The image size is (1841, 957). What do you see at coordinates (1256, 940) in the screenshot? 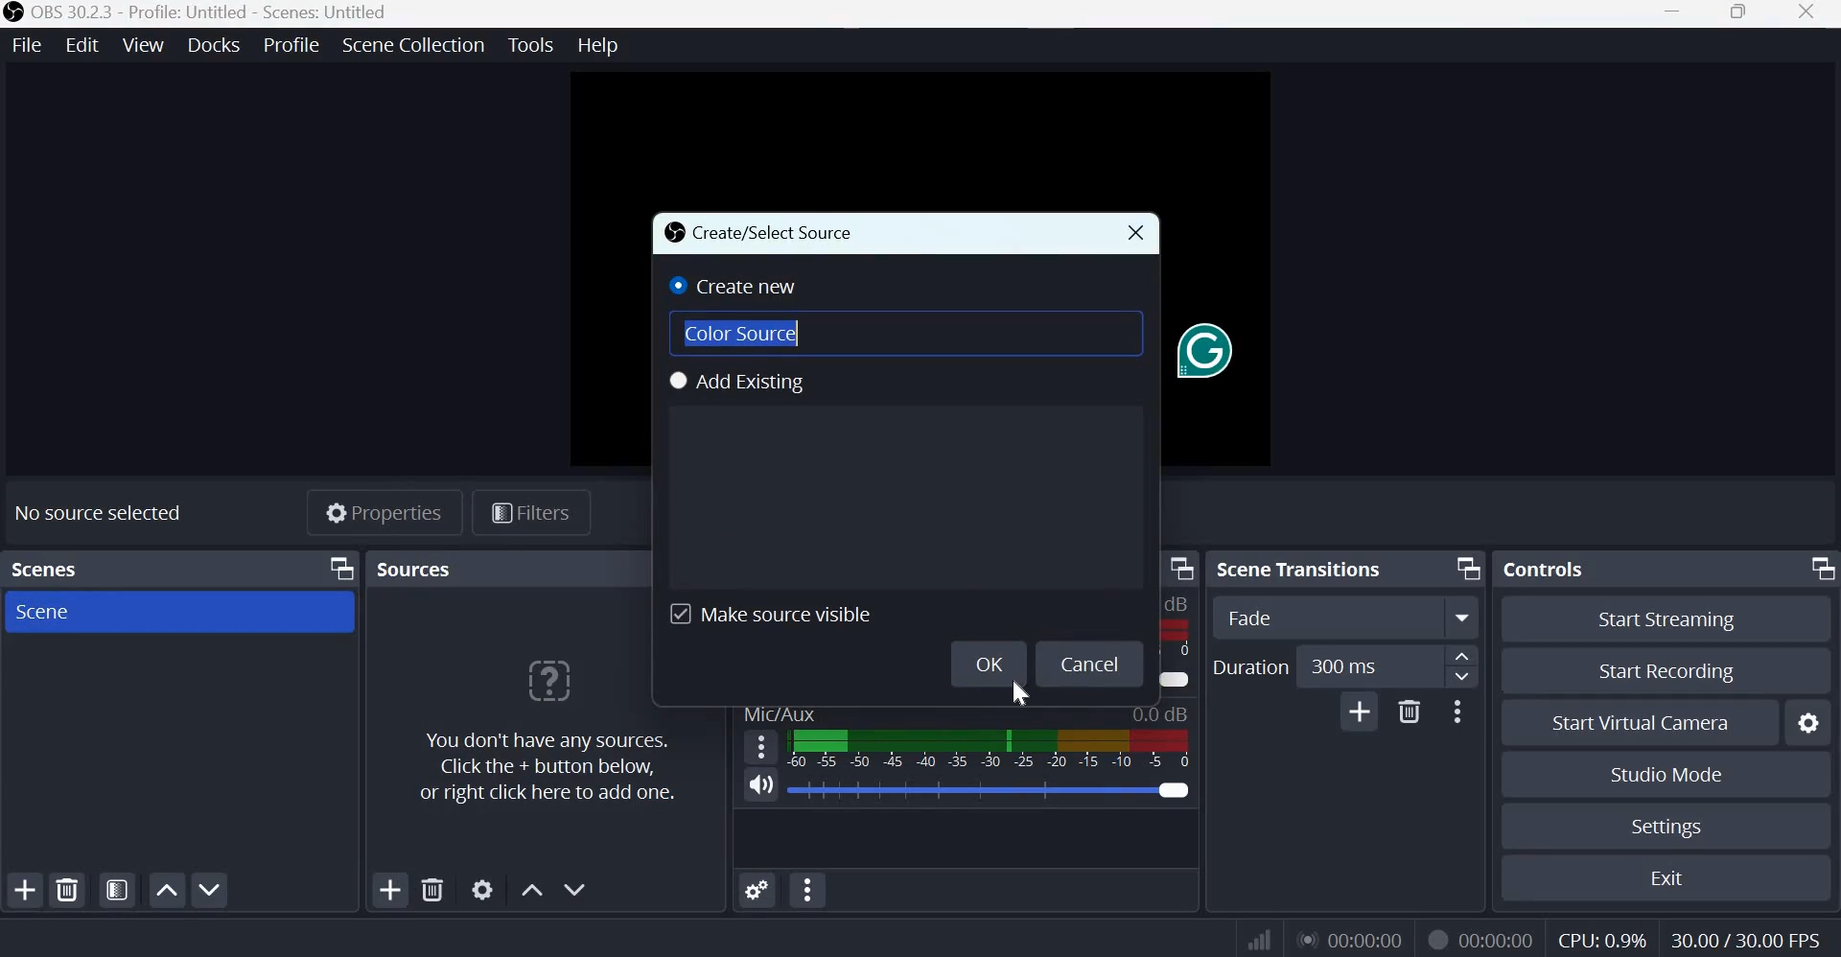
I see `Connection Status Indicator` at bounding box center [1256, 940].